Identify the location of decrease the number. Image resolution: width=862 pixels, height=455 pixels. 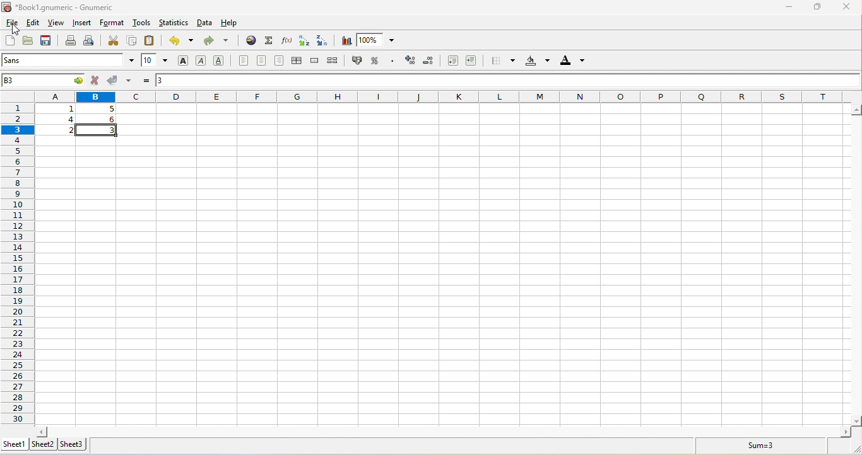
(430, 62).